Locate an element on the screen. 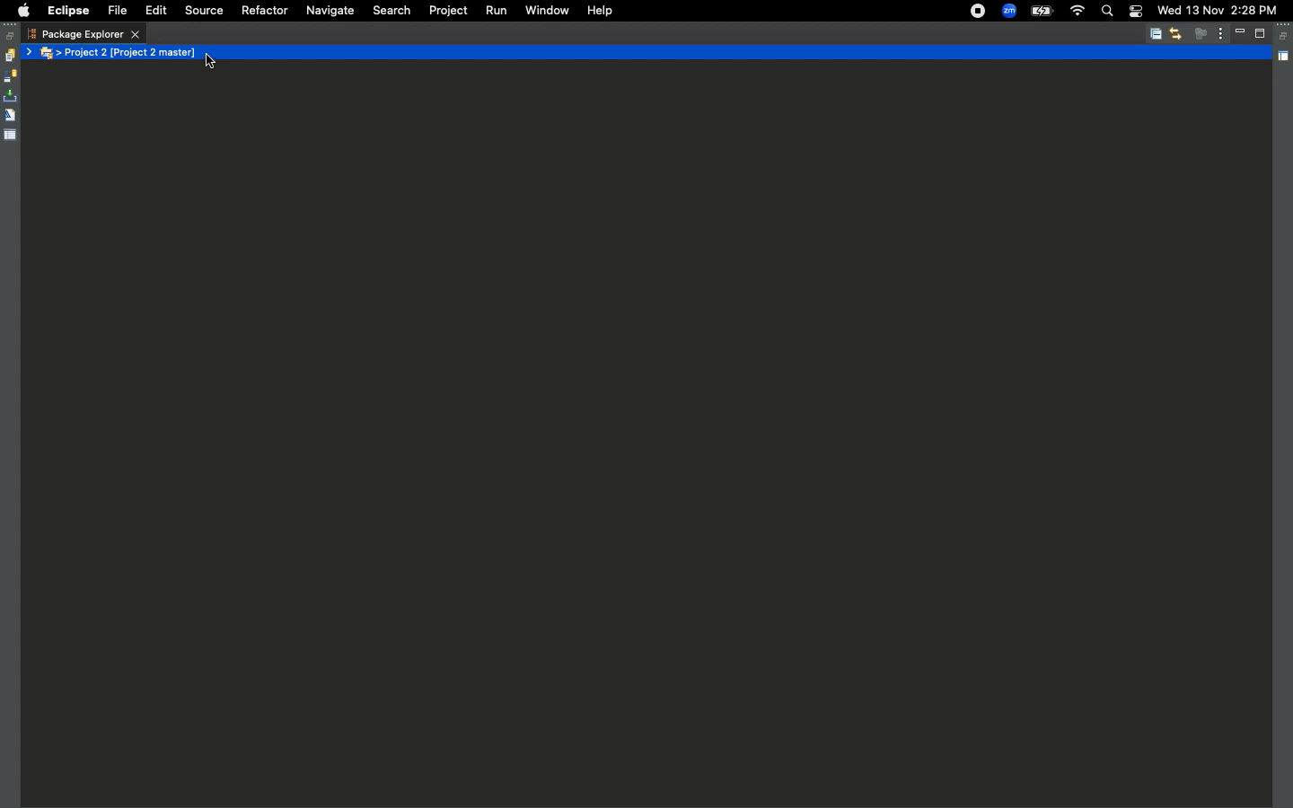 This screenshot has width=1293, height=808. Refactor is located at coordinates (263, 11).